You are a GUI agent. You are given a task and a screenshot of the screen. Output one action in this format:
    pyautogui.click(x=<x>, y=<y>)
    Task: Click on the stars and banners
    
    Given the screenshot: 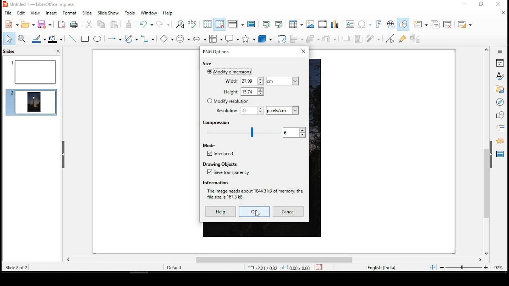 What is the action you would take?
    pyautogui.click(x=248, y=39)
    